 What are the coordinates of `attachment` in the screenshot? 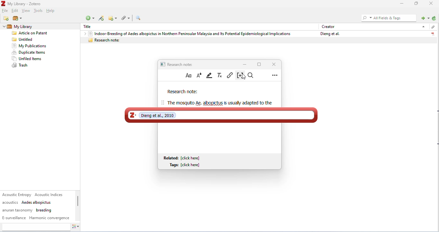 It's located at (127, 18).